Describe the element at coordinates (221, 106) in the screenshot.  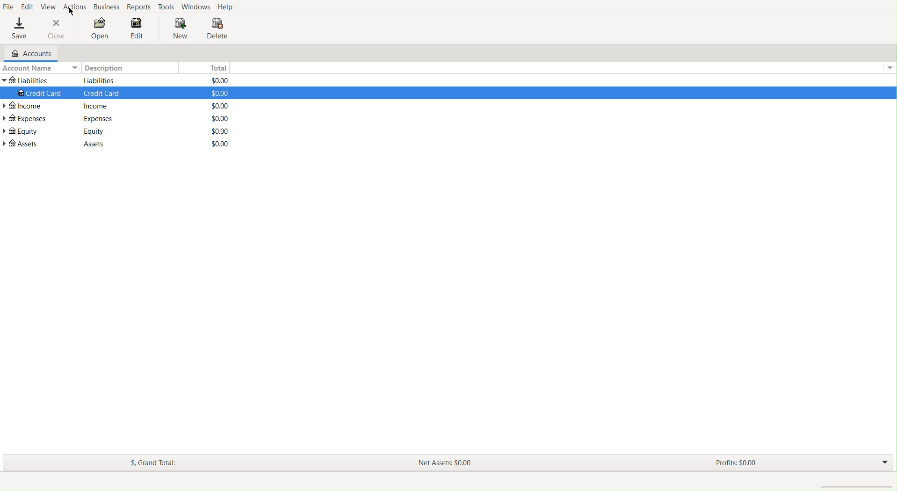
I see `Total` at that location.